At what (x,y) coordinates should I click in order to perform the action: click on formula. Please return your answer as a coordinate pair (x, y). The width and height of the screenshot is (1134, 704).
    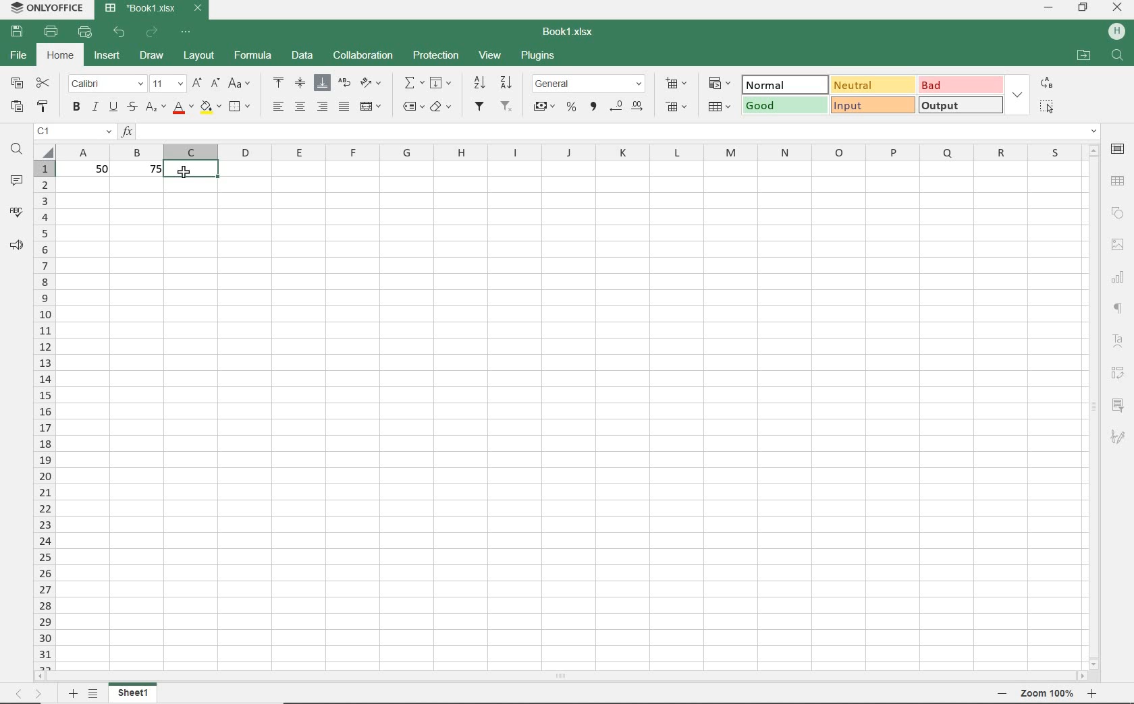
    Looking at the image, I should click on (253, 55).